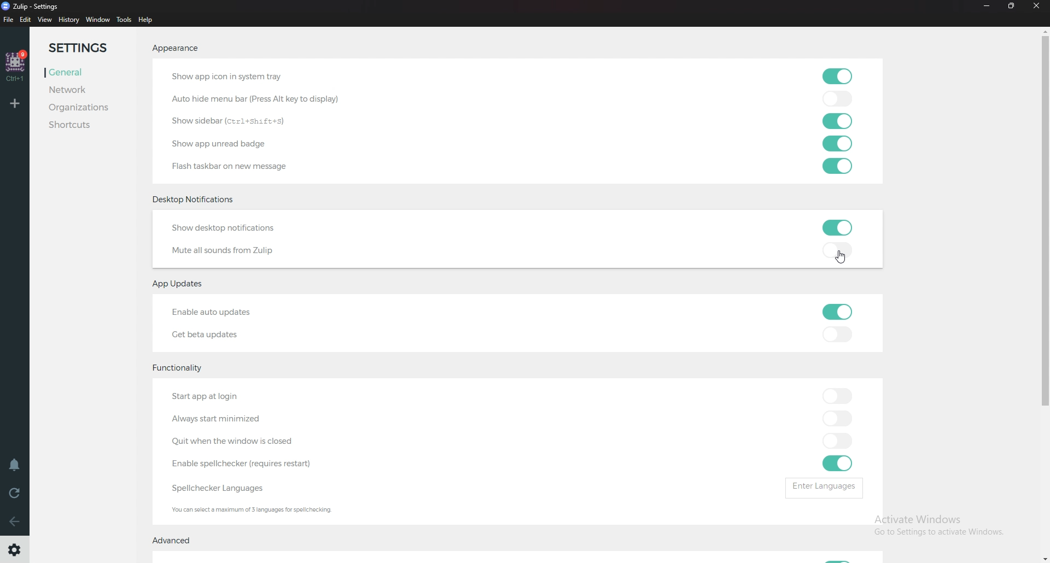 This screenshot has width=1050, height=563. What do you see at coordinates (14, 466) in the screenshot?
I see `Enable do not disturb` at bounding box center [14, 466].